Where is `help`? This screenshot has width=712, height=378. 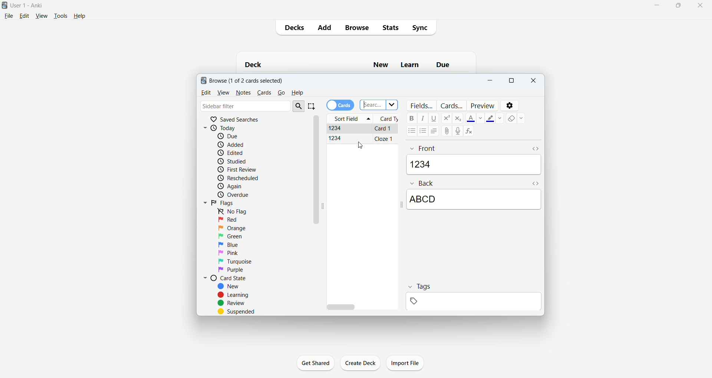 help is located at coordinates (298, 93).